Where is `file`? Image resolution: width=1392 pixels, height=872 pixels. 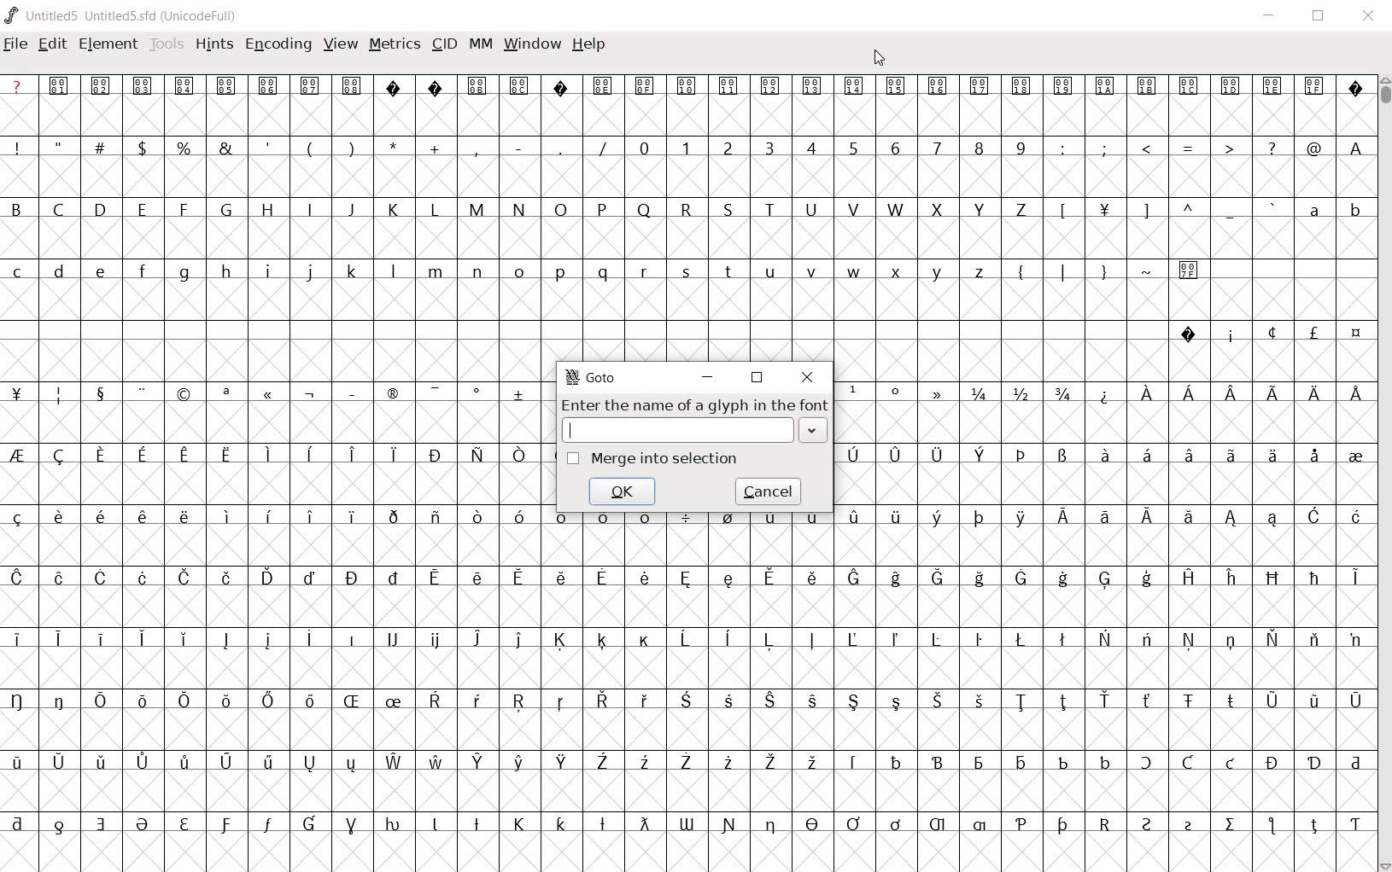
file is located at coordinates (15, 45).